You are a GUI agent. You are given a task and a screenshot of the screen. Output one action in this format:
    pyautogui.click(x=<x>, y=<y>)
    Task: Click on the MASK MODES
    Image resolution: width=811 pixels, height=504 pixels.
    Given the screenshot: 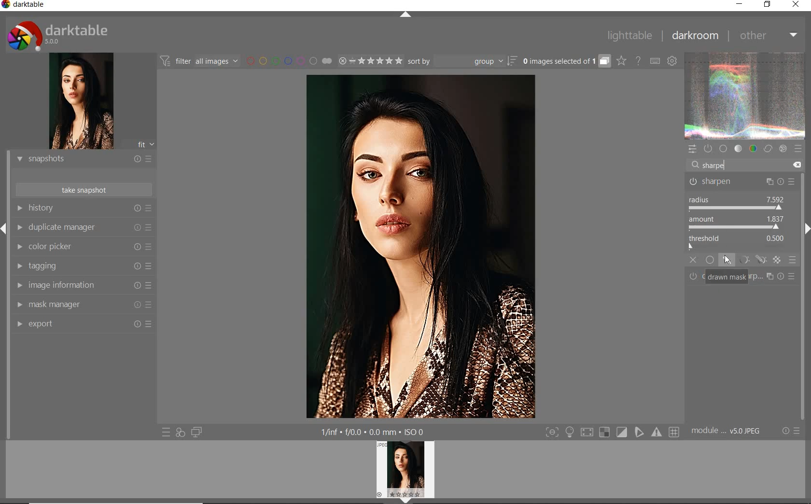 What is the action you would take?
    pyautogui.click(x=750, y=260)
    